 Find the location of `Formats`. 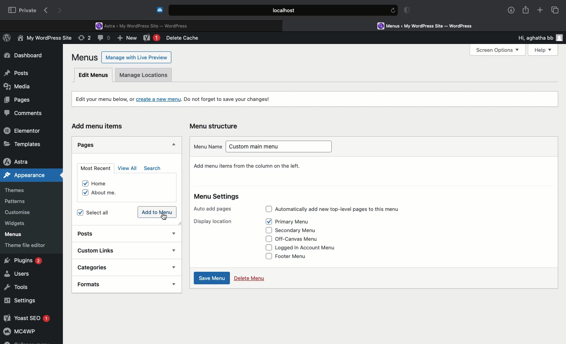

Formats is located at coordinates (107, 284).